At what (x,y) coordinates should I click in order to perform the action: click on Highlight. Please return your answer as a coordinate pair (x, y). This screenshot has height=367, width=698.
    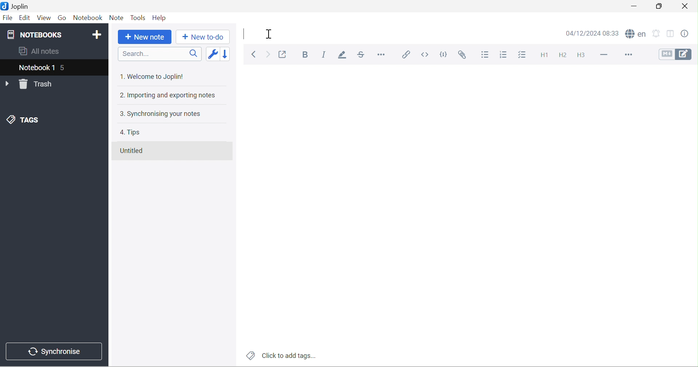
    Looking at the image, I should click on (344, 55).